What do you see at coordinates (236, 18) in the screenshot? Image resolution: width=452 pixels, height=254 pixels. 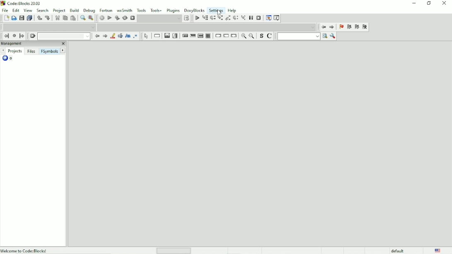 I see `Next instruction` at bounding box center [236, 18].